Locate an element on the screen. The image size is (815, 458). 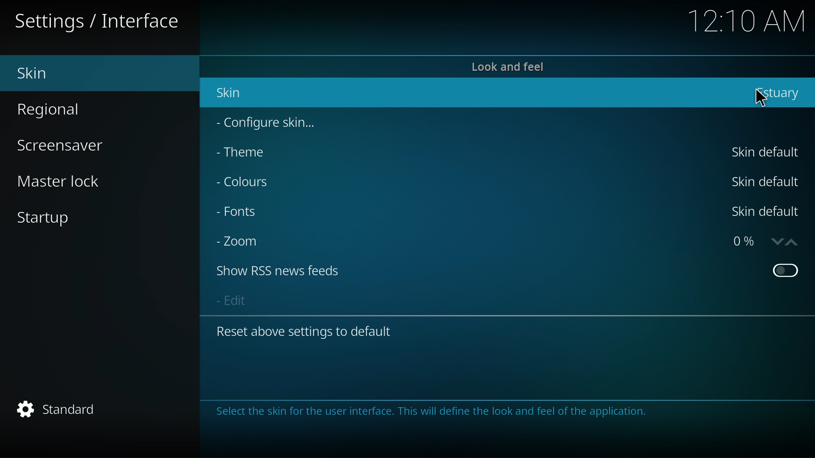
cursor is located at coordinates (765, 99).